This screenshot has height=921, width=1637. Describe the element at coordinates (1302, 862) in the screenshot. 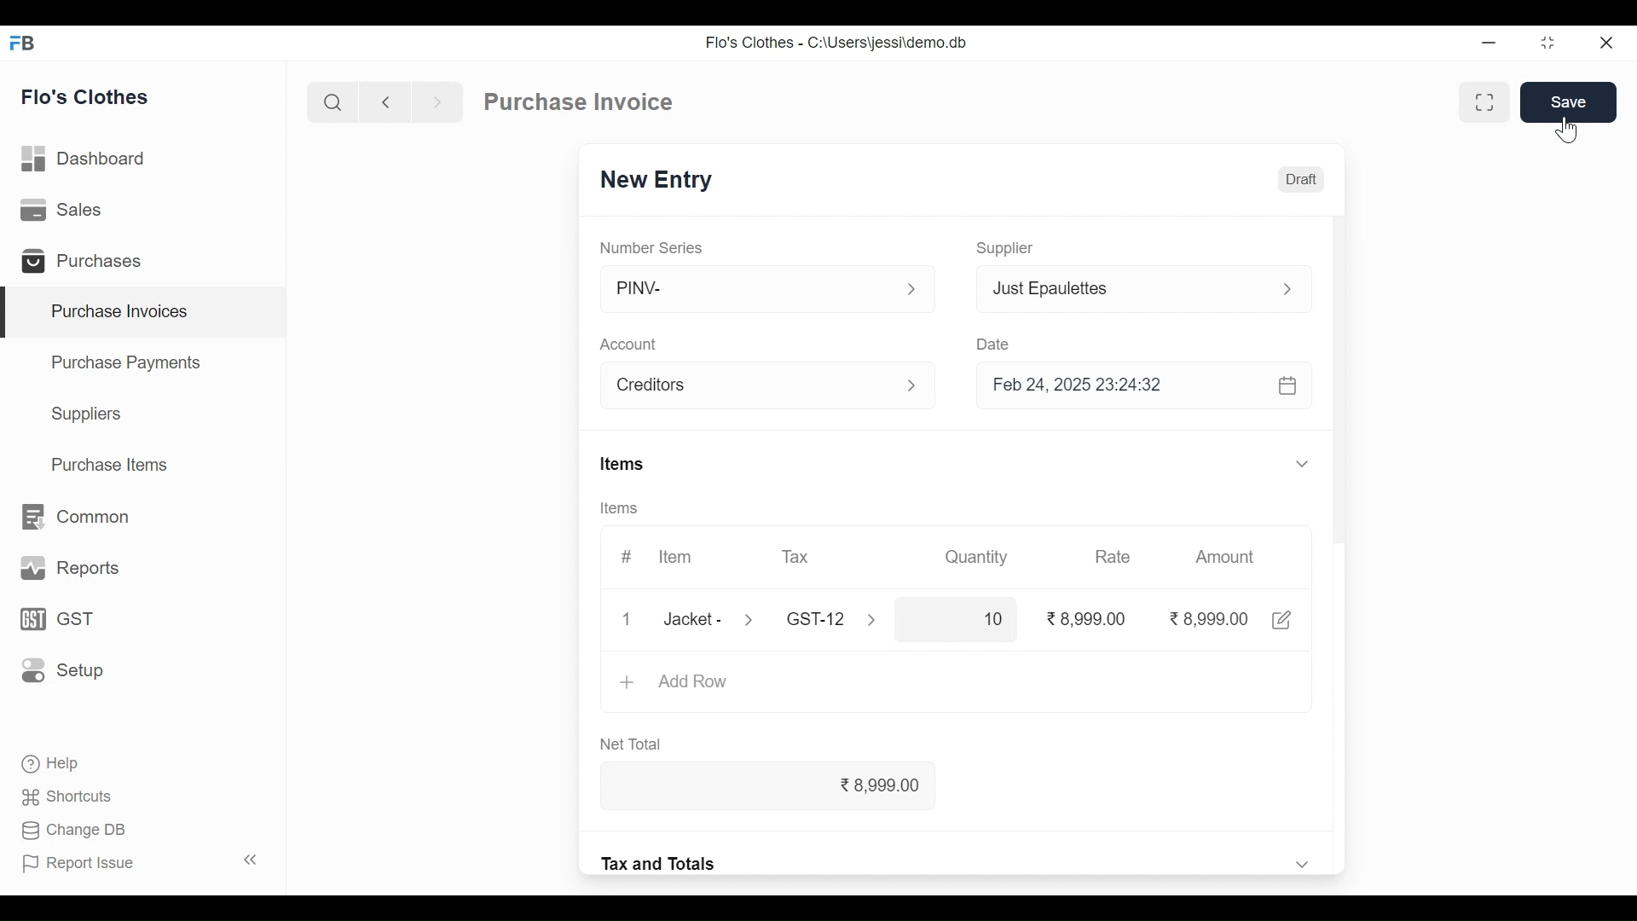

I see `Expand` at that location.